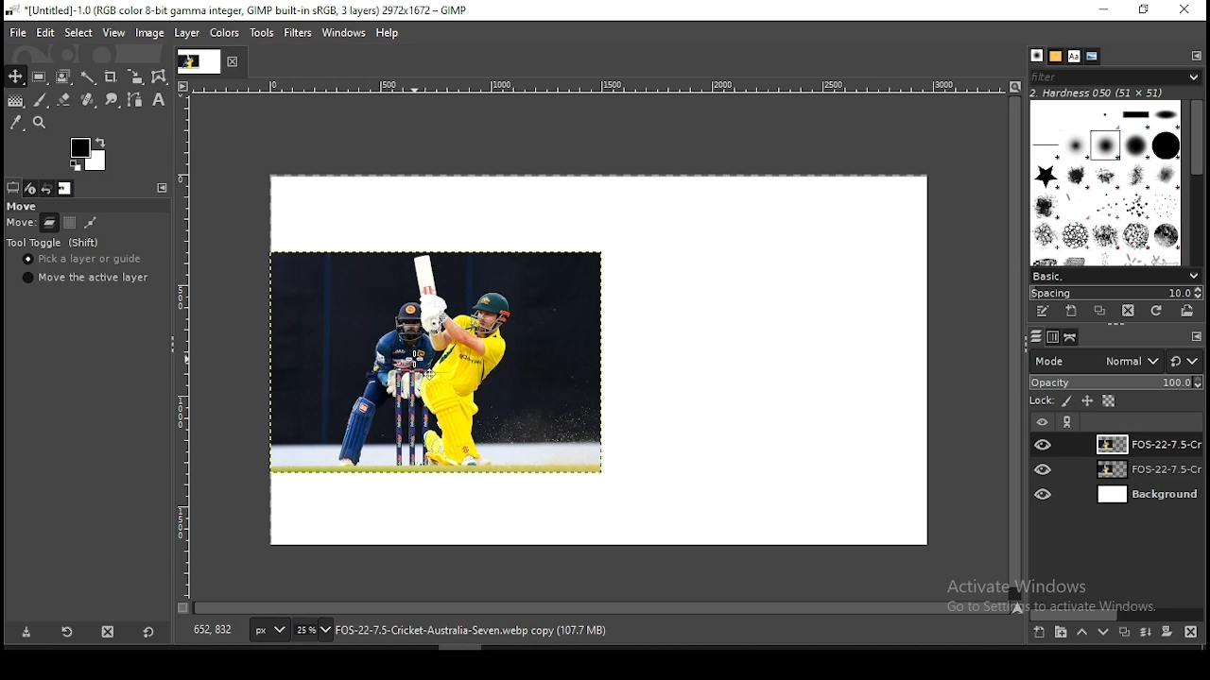 The width and height of the screenshot is (1210, 680). What do you see at coordinates (1045, 469) in the screenshot?
I see `layer visibility on/off` at bounding box center [1045, 469].